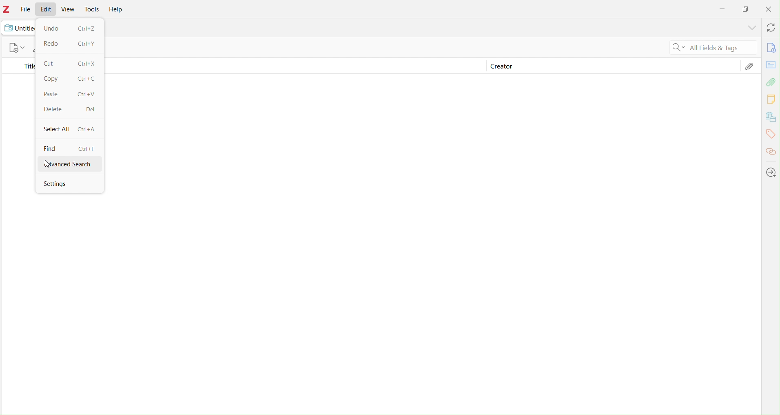 The image size is (780, 415). Describe the element at coordinates (770, 48) in the screenshot. I see `Info` at that location.